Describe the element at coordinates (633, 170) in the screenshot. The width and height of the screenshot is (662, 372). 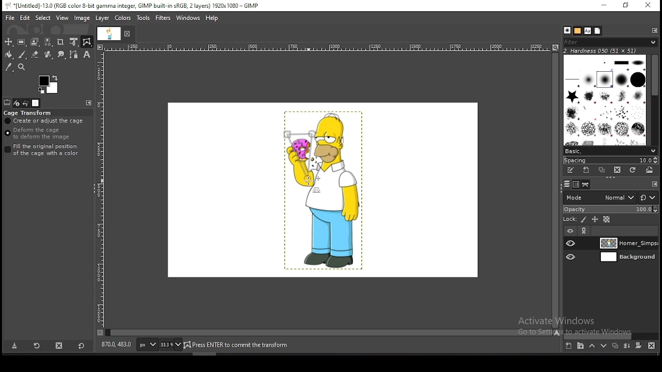
I see `refresh brushes` at that location.